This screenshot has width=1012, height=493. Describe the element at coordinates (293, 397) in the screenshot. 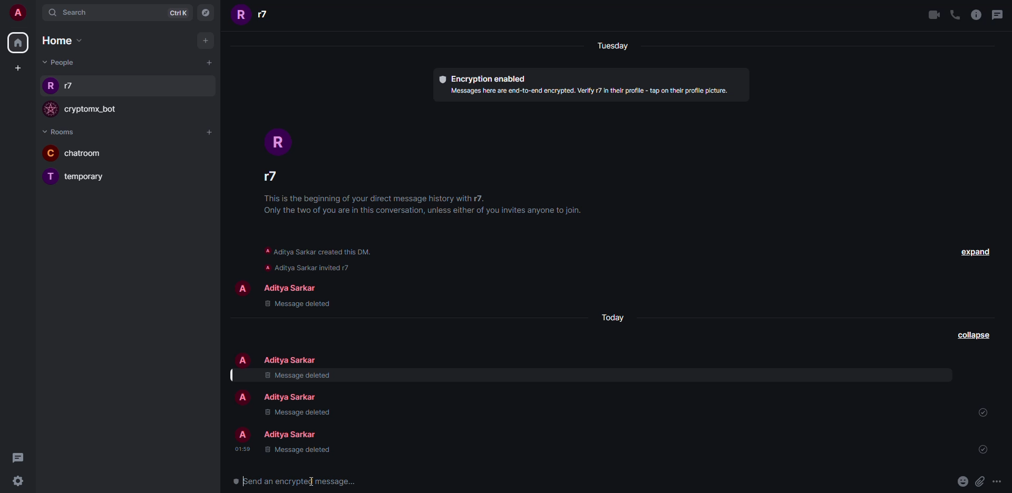

I see `people` at that location.